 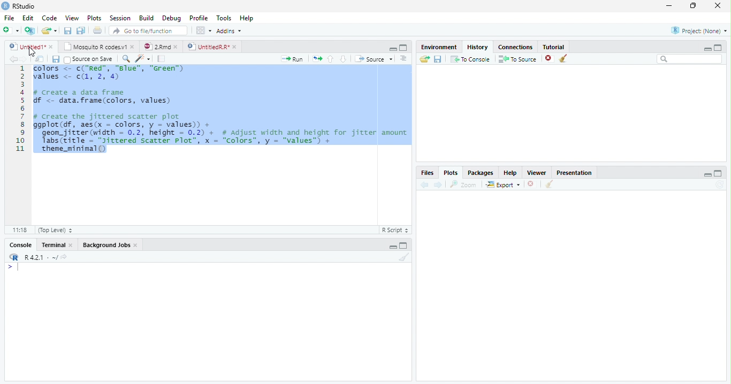 I want to click on 1:1, so click(x=19, y=230).